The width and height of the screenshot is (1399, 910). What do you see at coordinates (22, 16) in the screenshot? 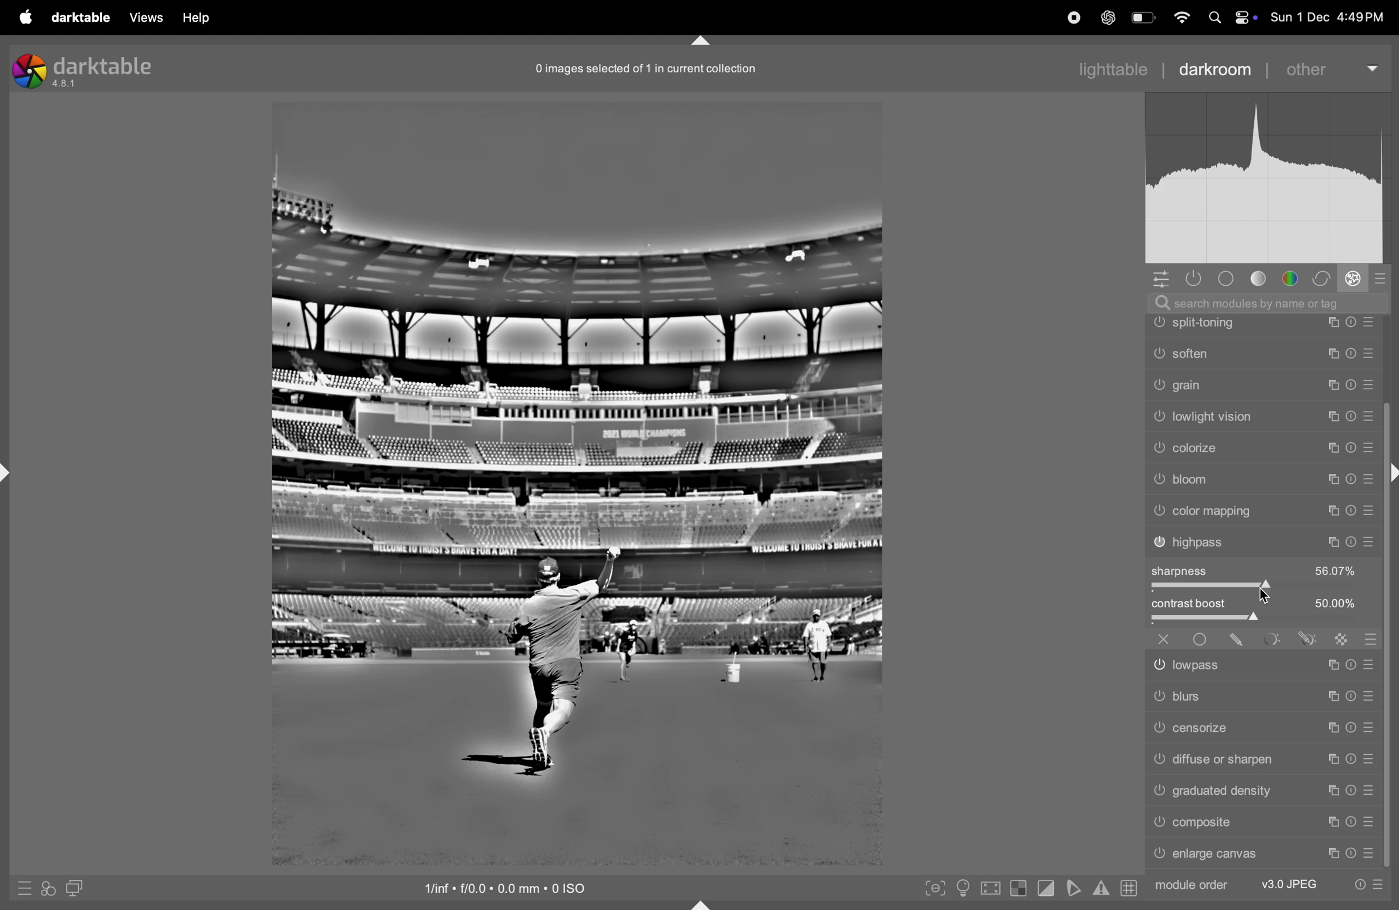
I see `apple menu` at bounding box center [22, 16].